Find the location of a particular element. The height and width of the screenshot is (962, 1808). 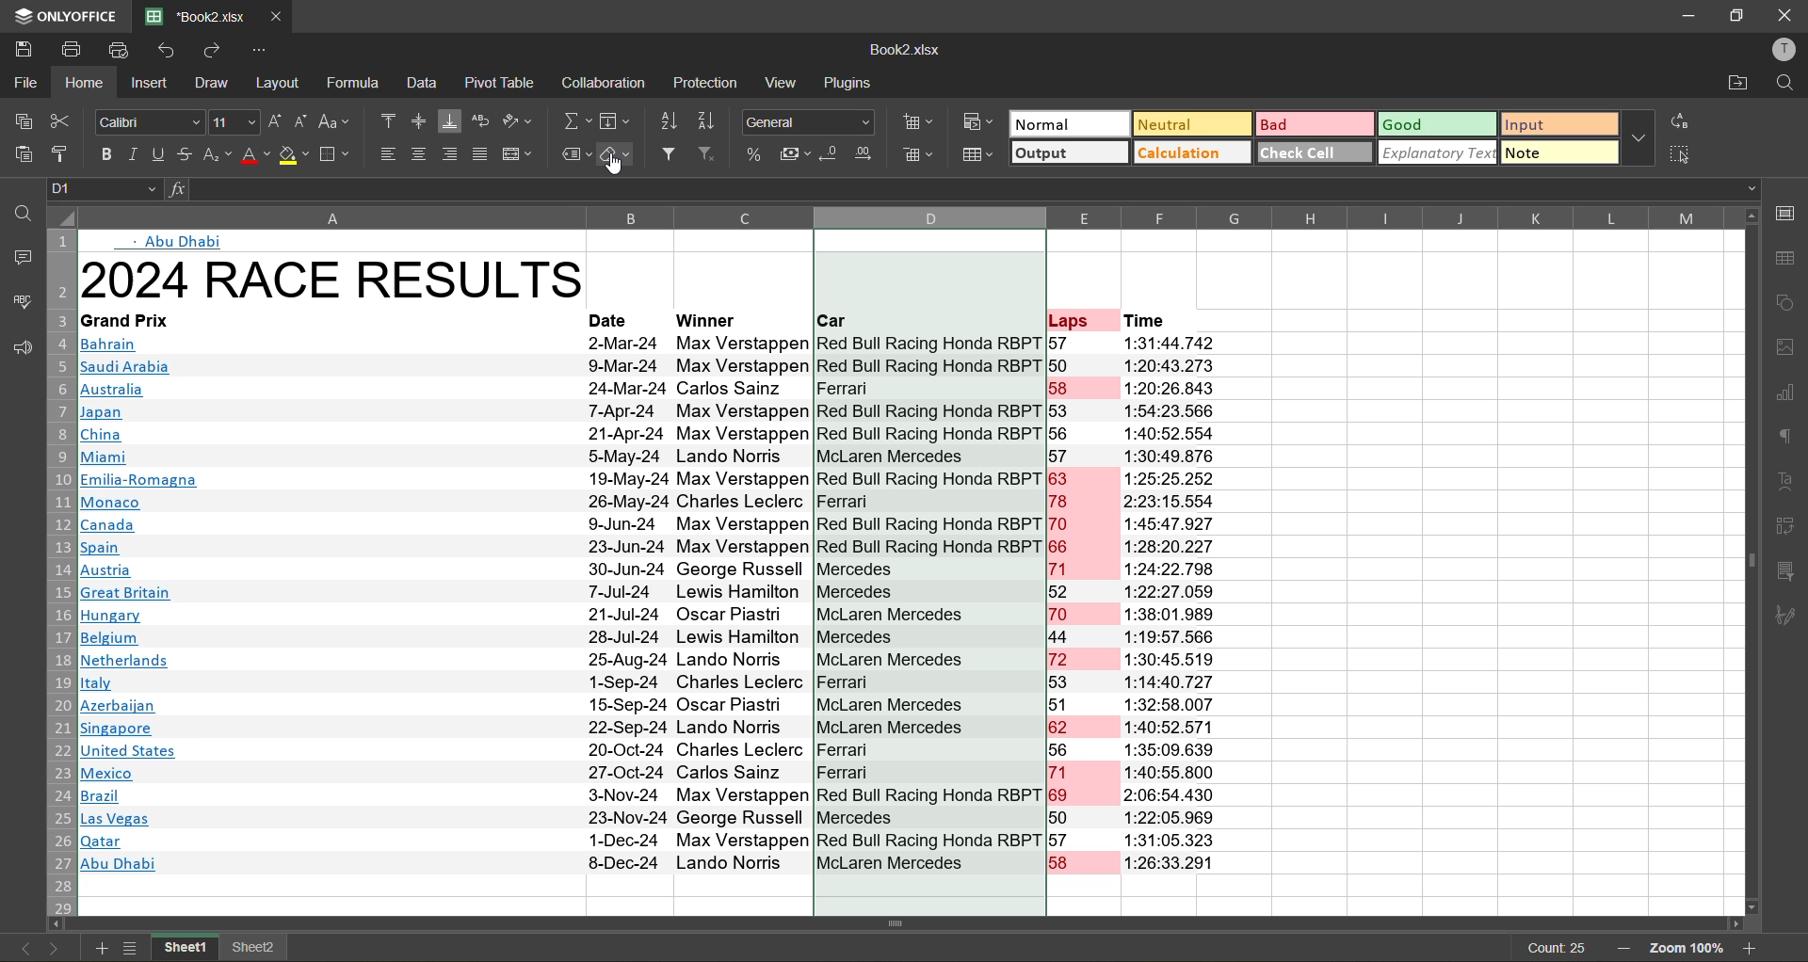

vertical scrollbar is located at coordinates (1750, 561).